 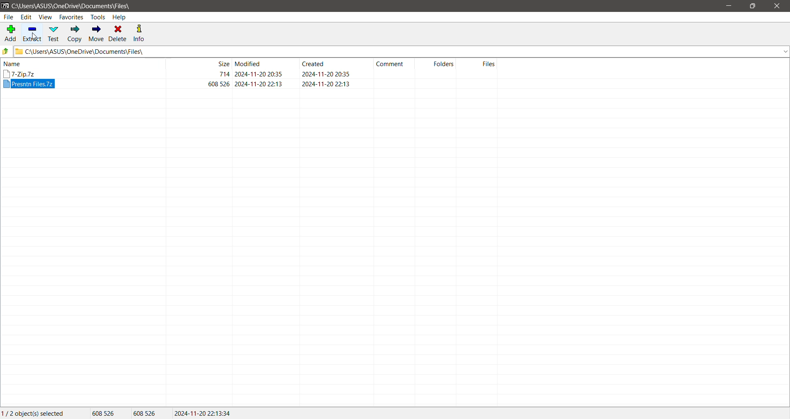 I want to click on Move, so click(x=97, y=34).